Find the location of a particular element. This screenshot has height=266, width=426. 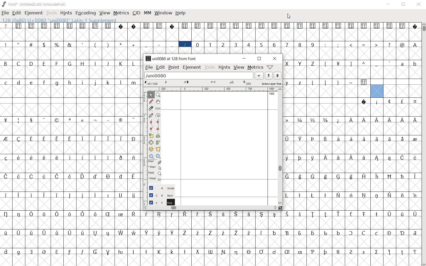

glyph is located at coordinates (108, 234).